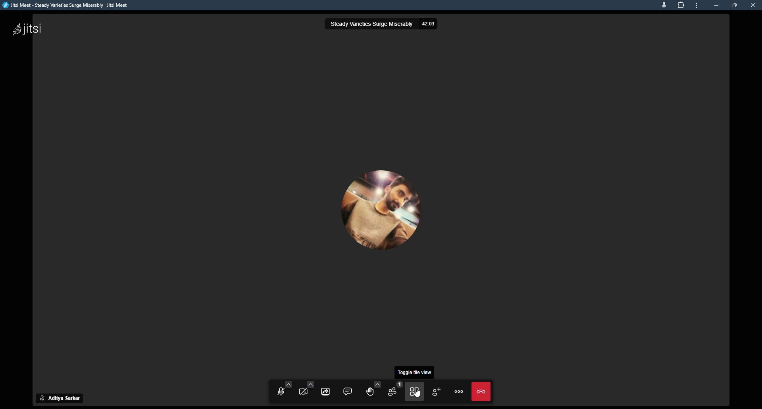 The image size is (762, 409). What do you see at coordinates (416, 373) in the screenshot?
I see `toggle tile view` at bounding box center [416, 373].